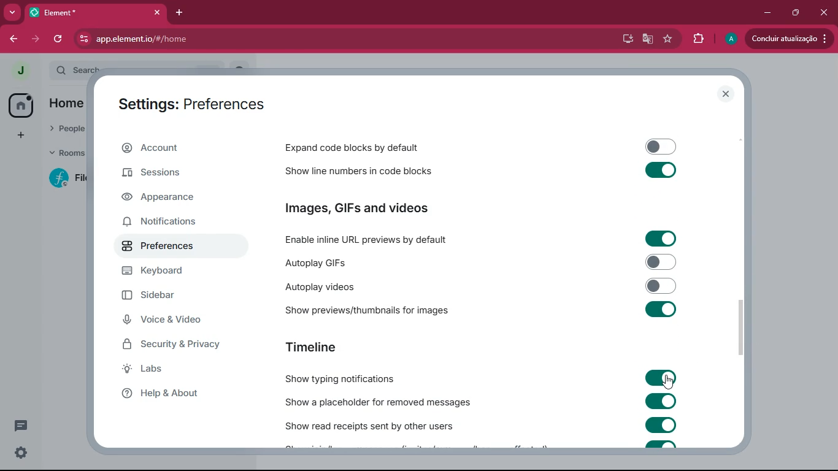 This screenshot has width=838, height=471. I want to click on extensions, so click(699, 39).